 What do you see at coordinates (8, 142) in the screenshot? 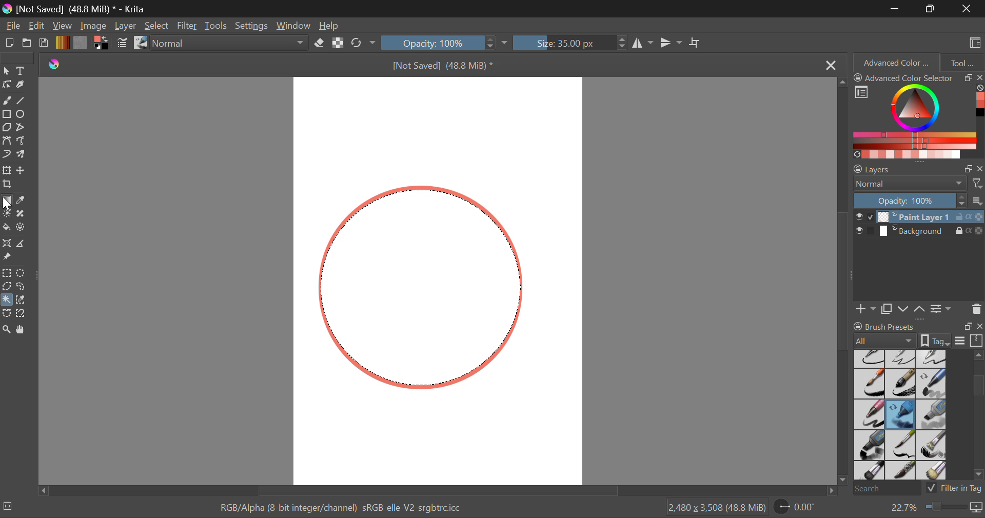
I see `Bezier Curve` at bounding box center [8, 142].